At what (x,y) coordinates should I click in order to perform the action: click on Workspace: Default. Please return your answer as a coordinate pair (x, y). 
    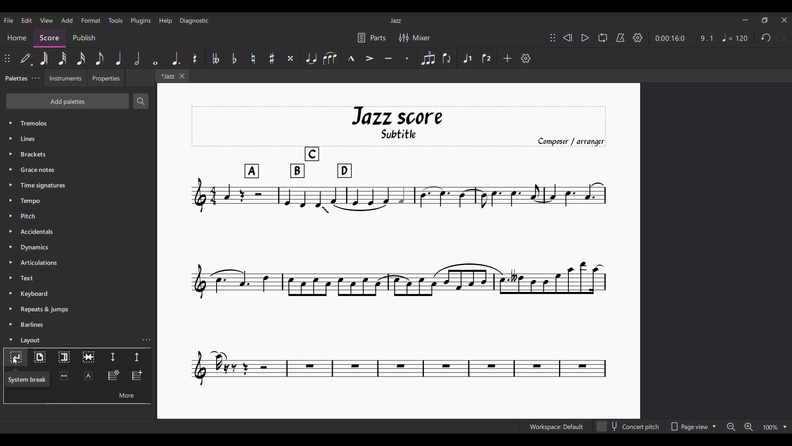
    Looking at the image, I should click on (556, 426).